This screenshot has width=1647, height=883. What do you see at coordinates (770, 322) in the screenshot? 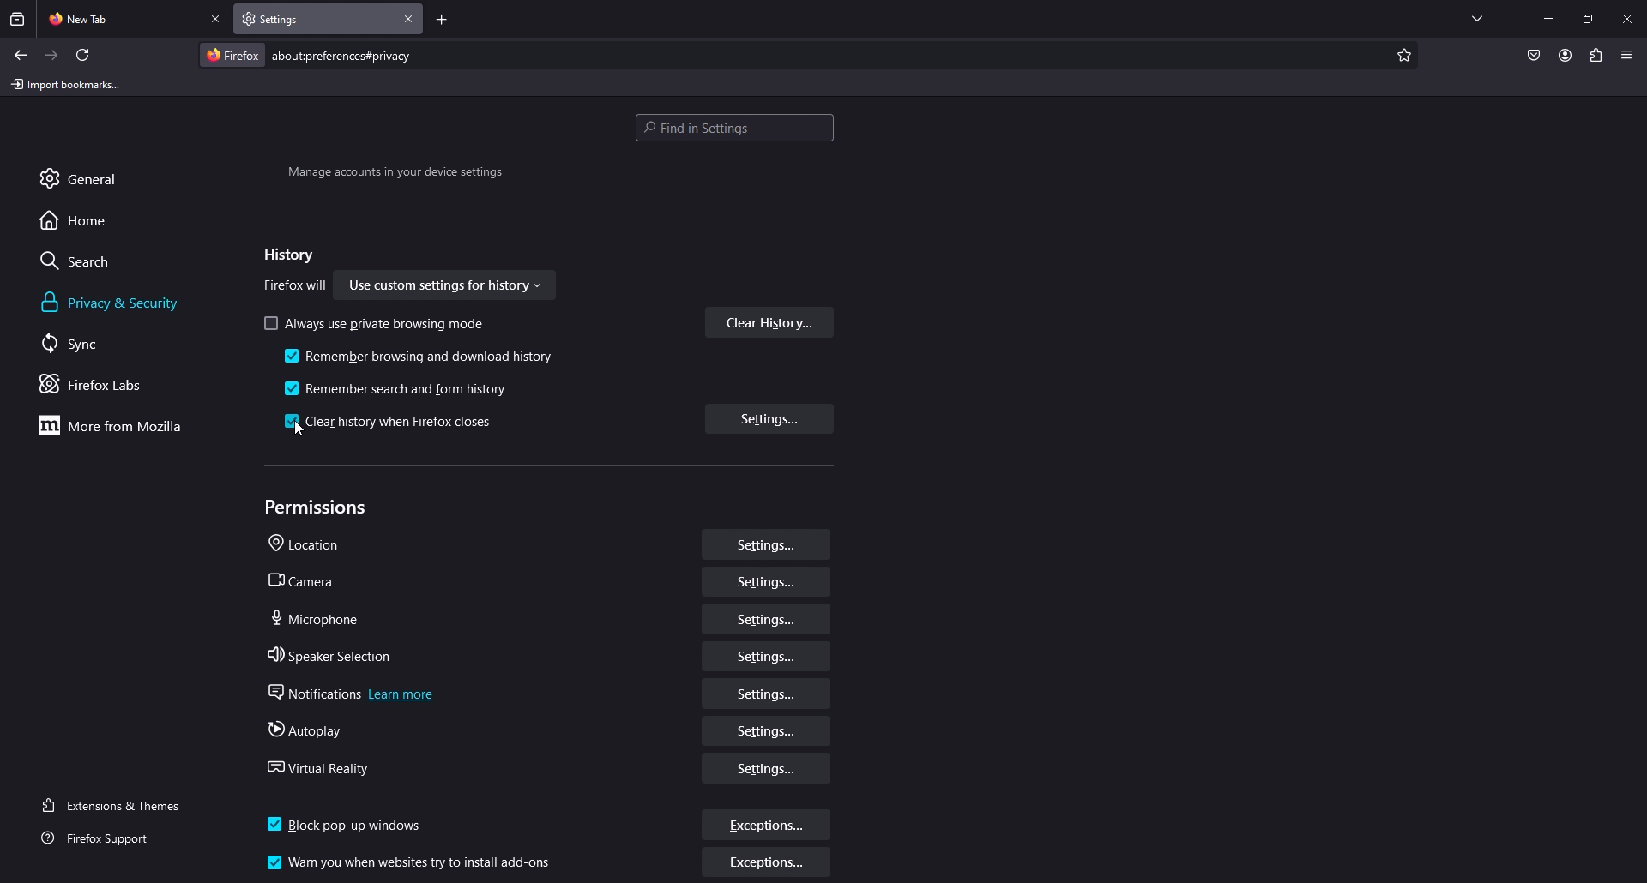
I see `clear history` at bounding box center [770, 322].